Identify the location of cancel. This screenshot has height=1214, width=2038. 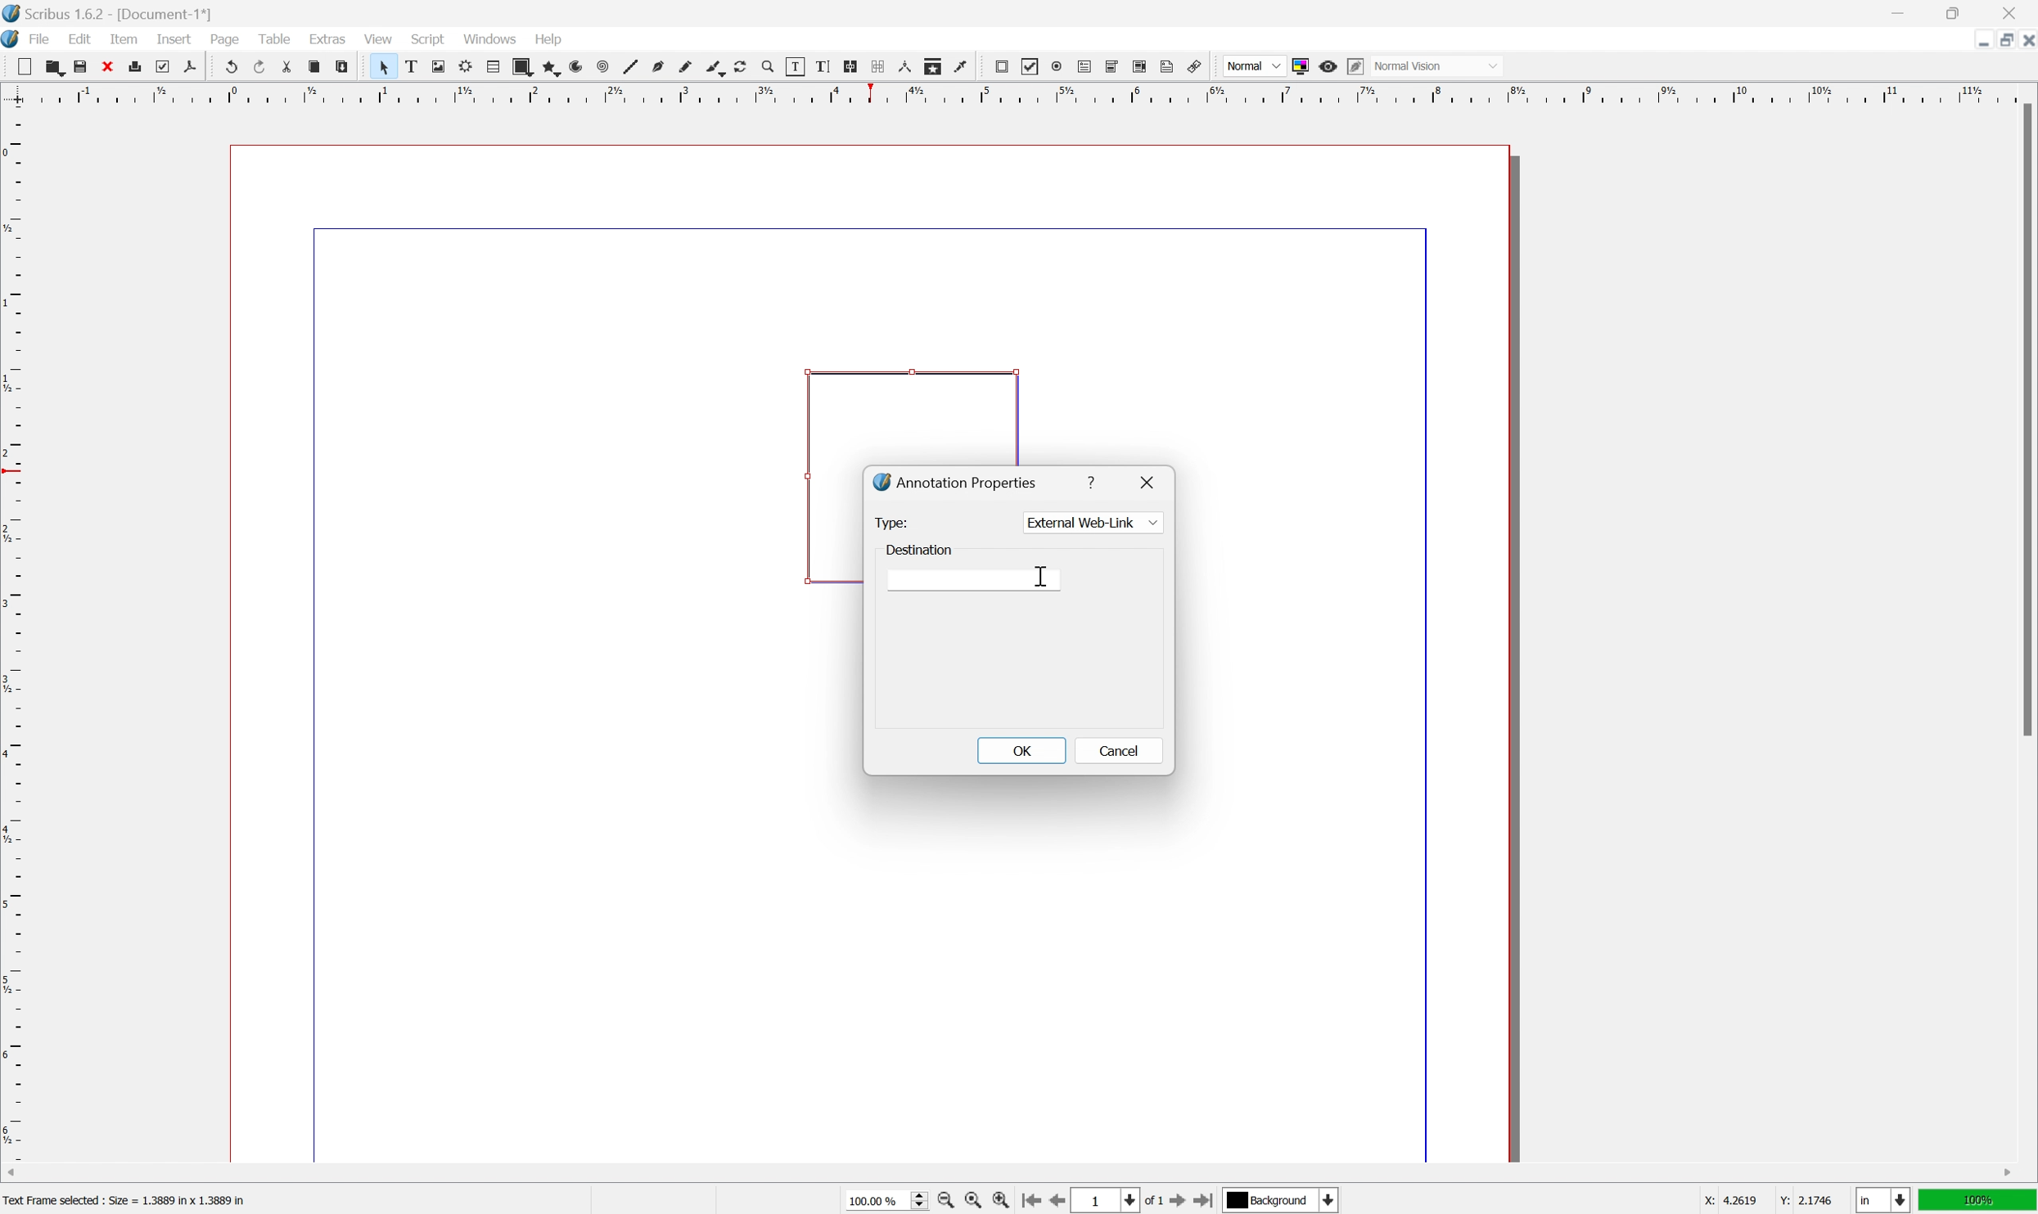
(1116, 752).